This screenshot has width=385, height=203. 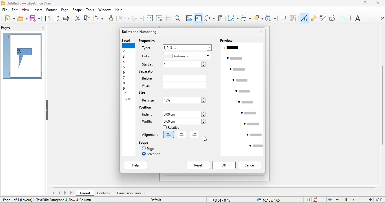 What do you see at coordinates (225, 165) in the screenshot?
I see `ok` at bounding box center [225, 165].